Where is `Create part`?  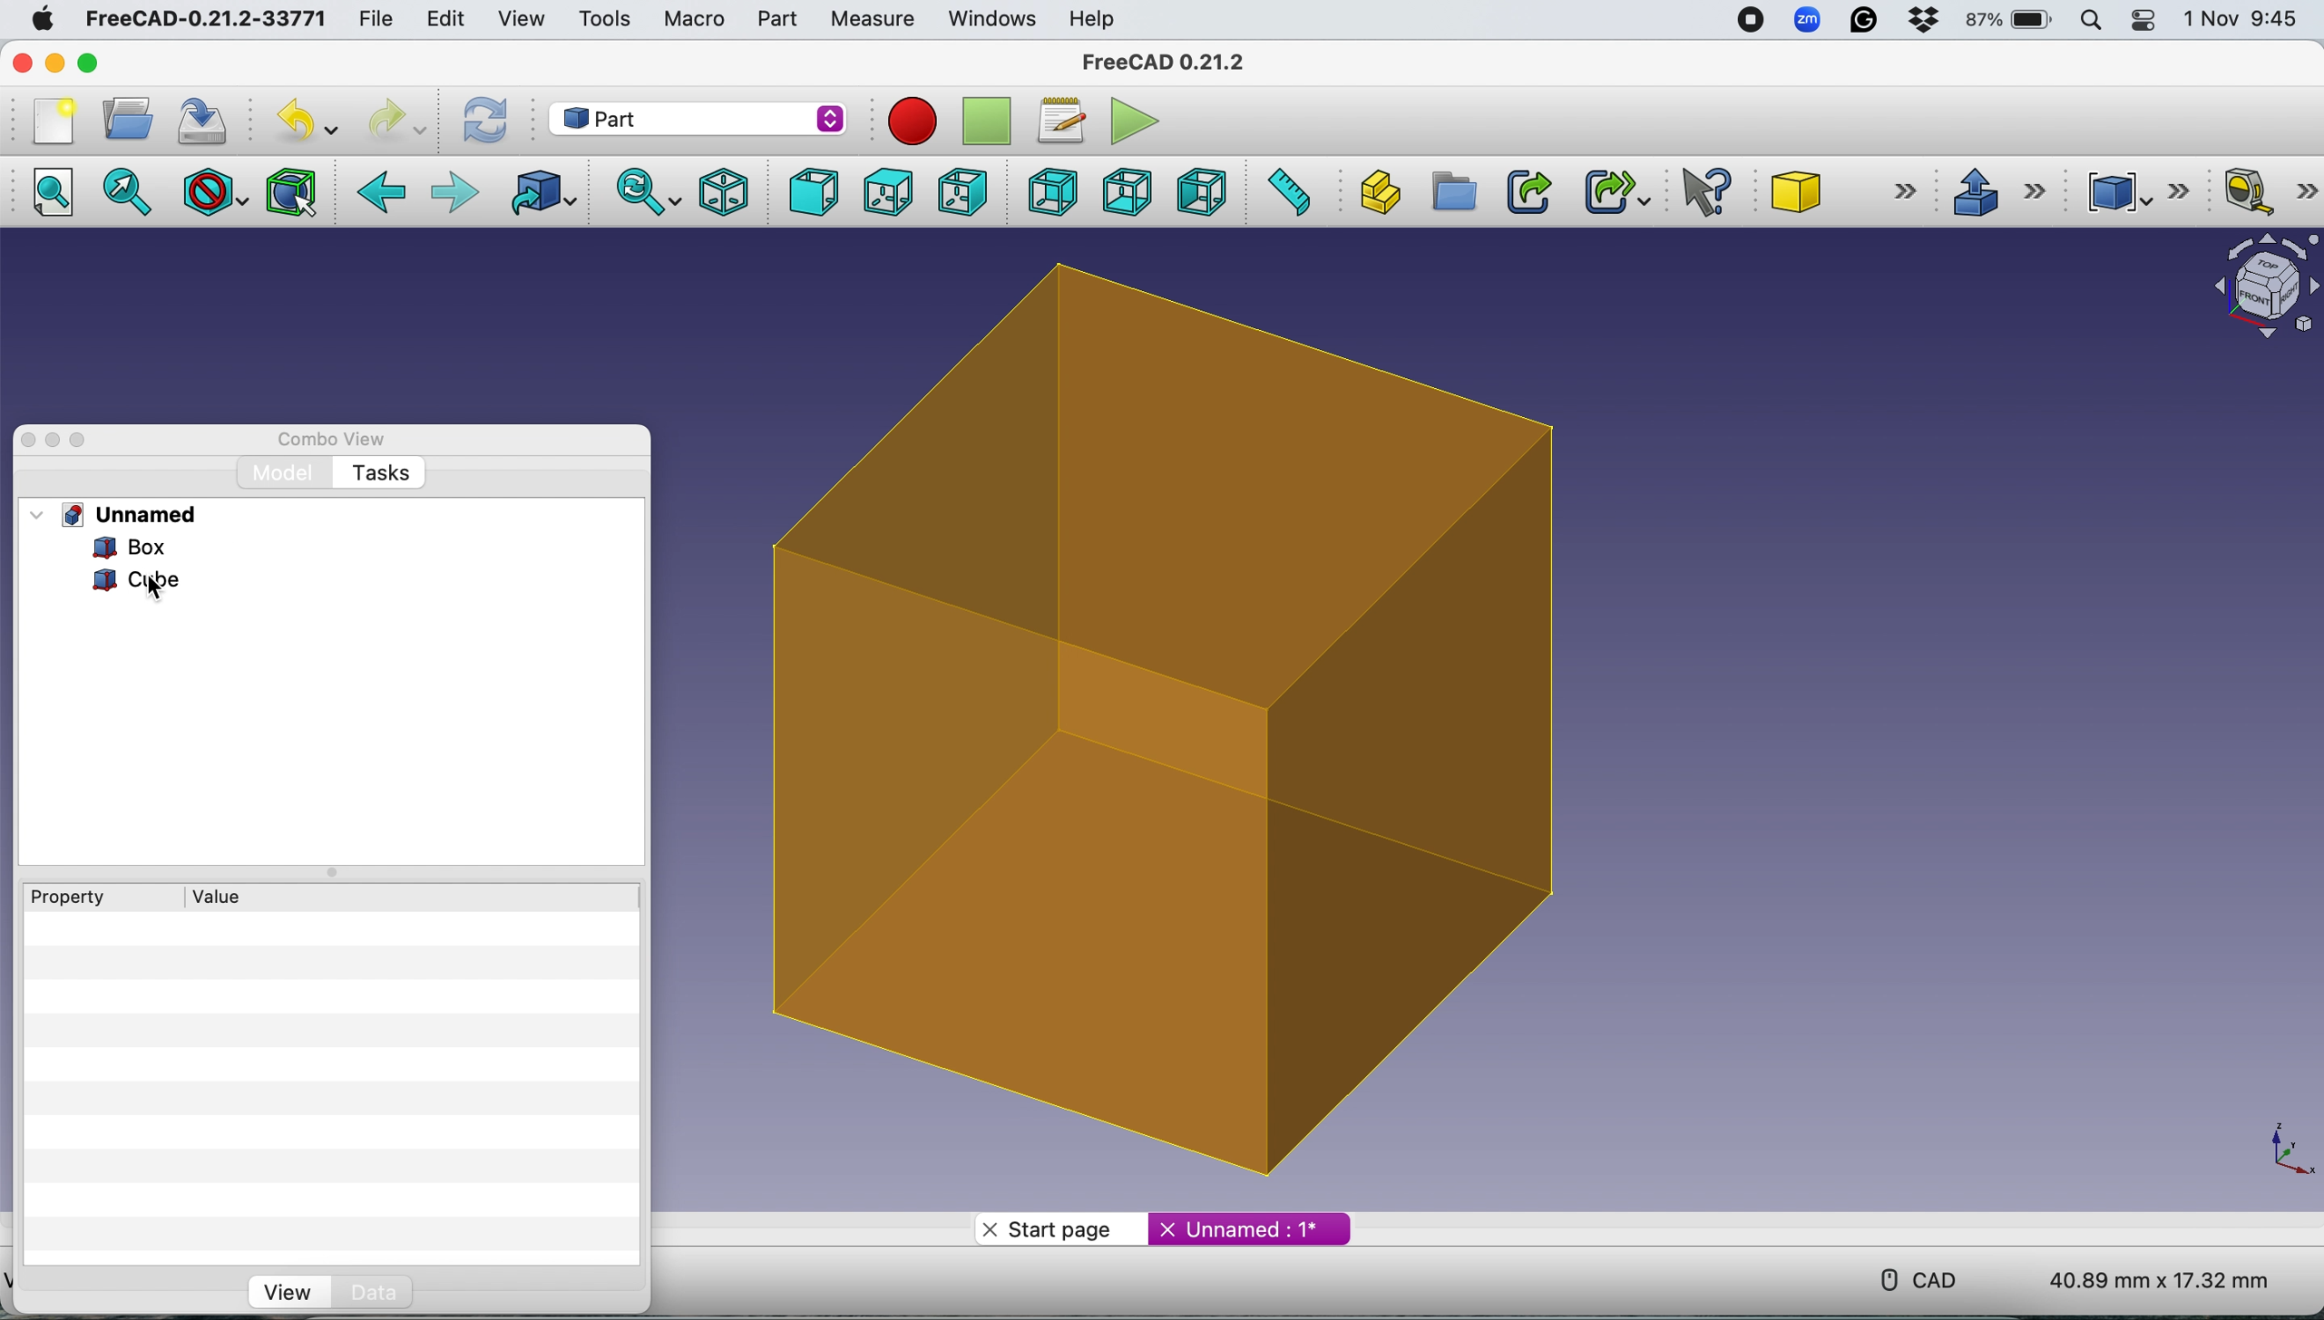
Create part is located at coordinates (1374, 191).